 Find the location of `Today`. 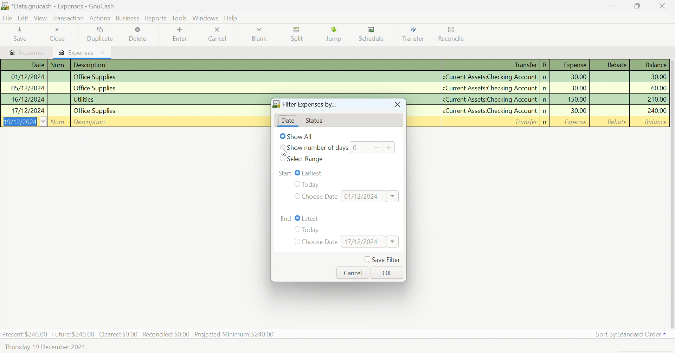

Today is located at coordinates (311, 230).